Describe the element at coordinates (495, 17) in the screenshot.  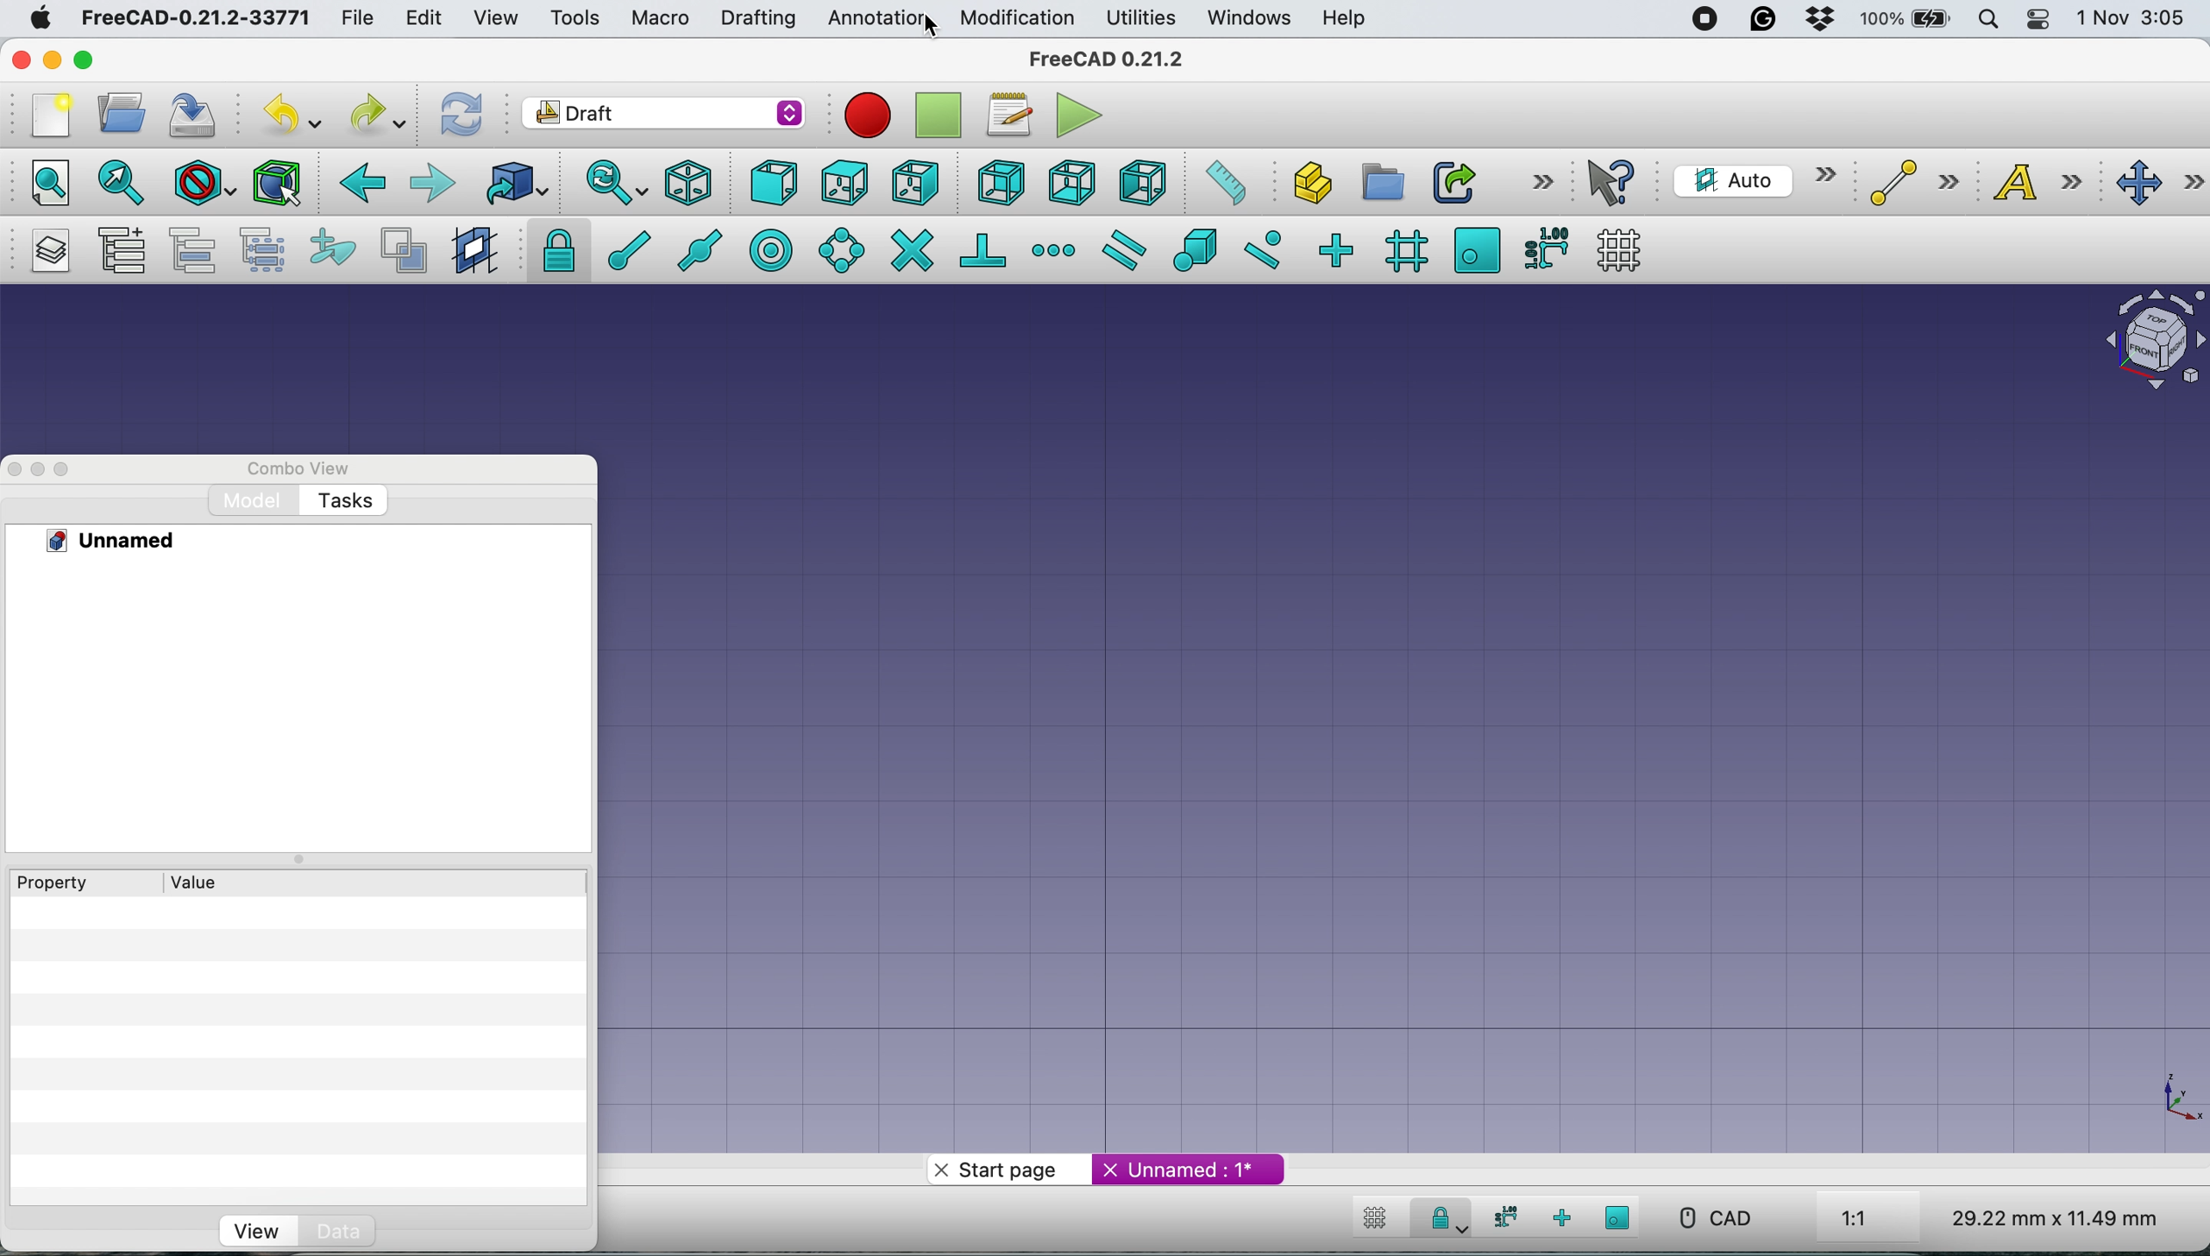
I see `view` at that location.